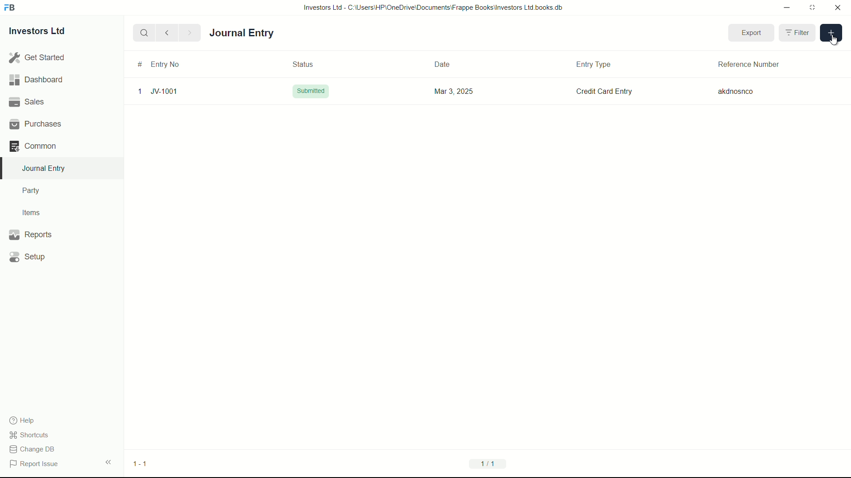 This screenshot has height=478, width=851. What do you see at coordinates (143, 32) in the screenshot?
I see `search` at bounding box center [143, 32].